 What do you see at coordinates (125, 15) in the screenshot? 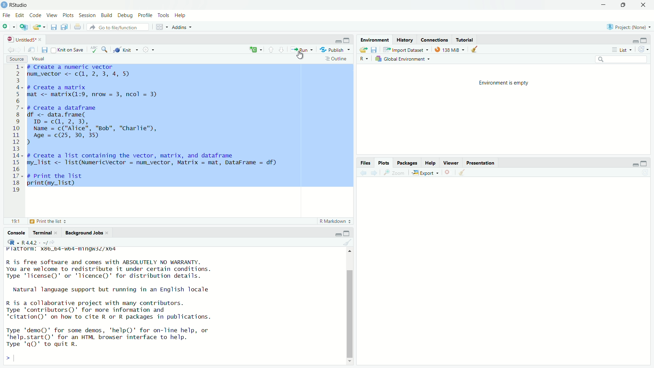
I see `Debug` at bounding box center [125, 15].